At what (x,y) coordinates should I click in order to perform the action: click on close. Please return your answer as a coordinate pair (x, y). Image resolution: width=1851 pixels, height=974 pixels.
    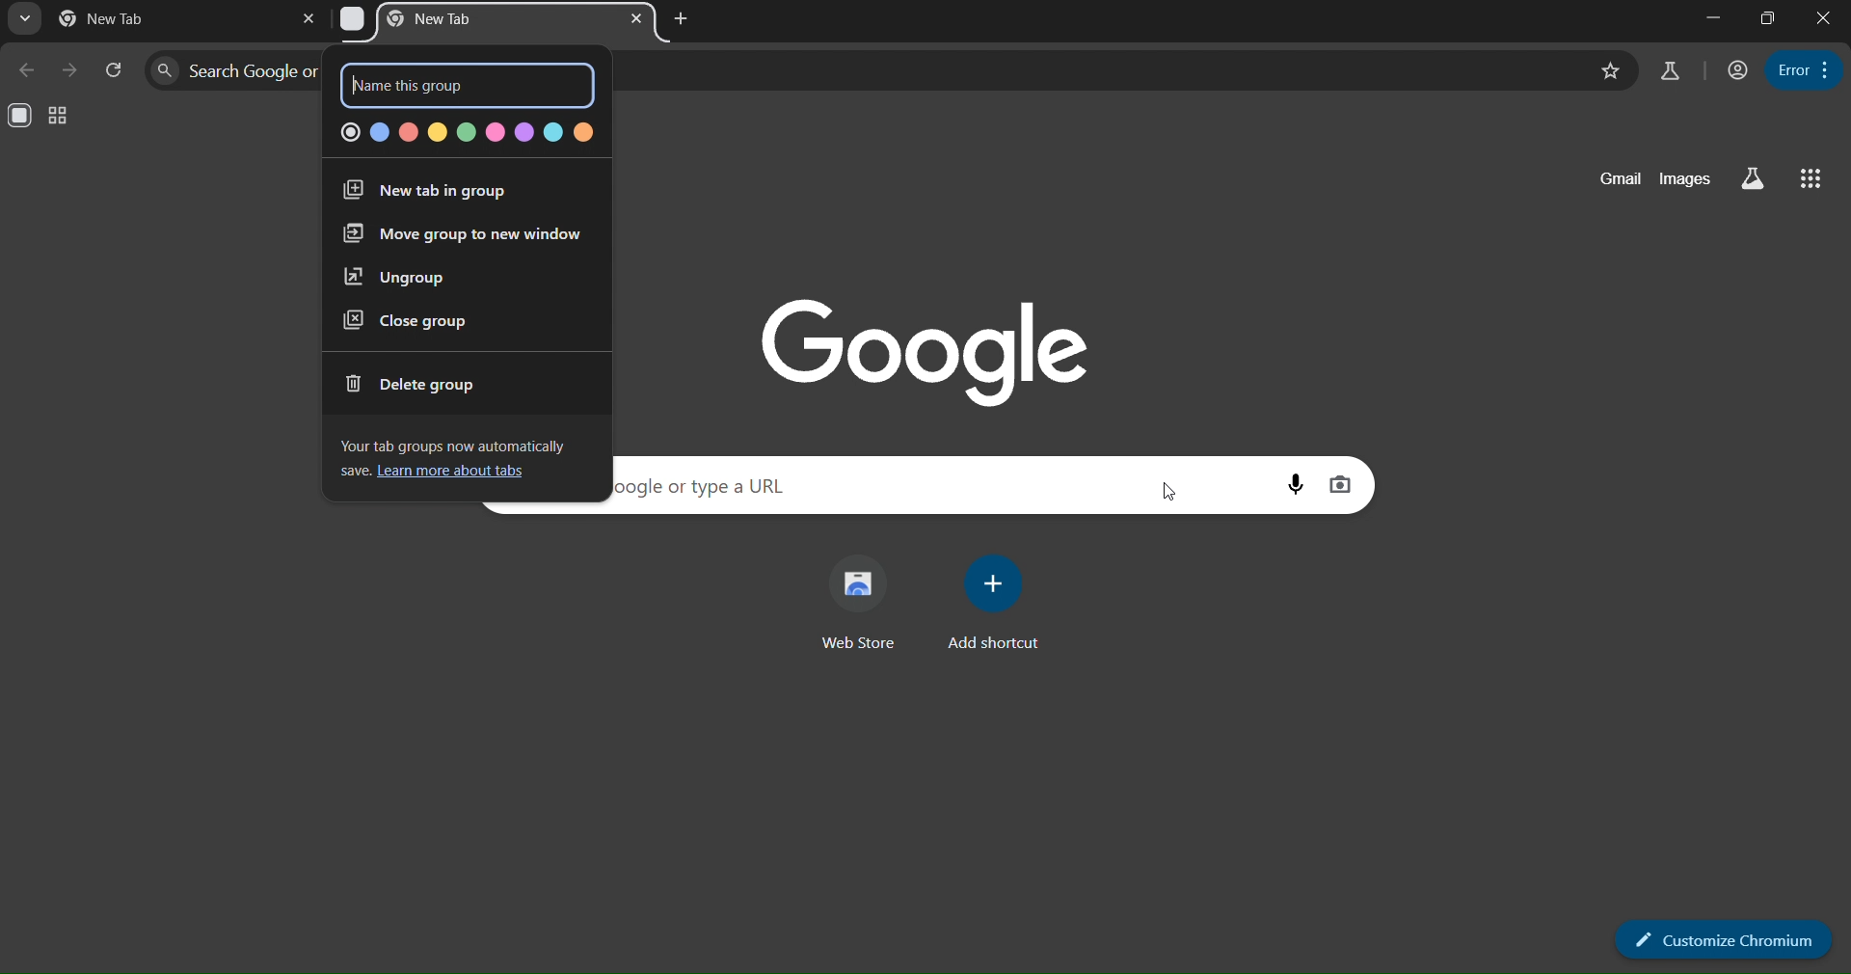
    Looking at the image, I should click on (635, 18).